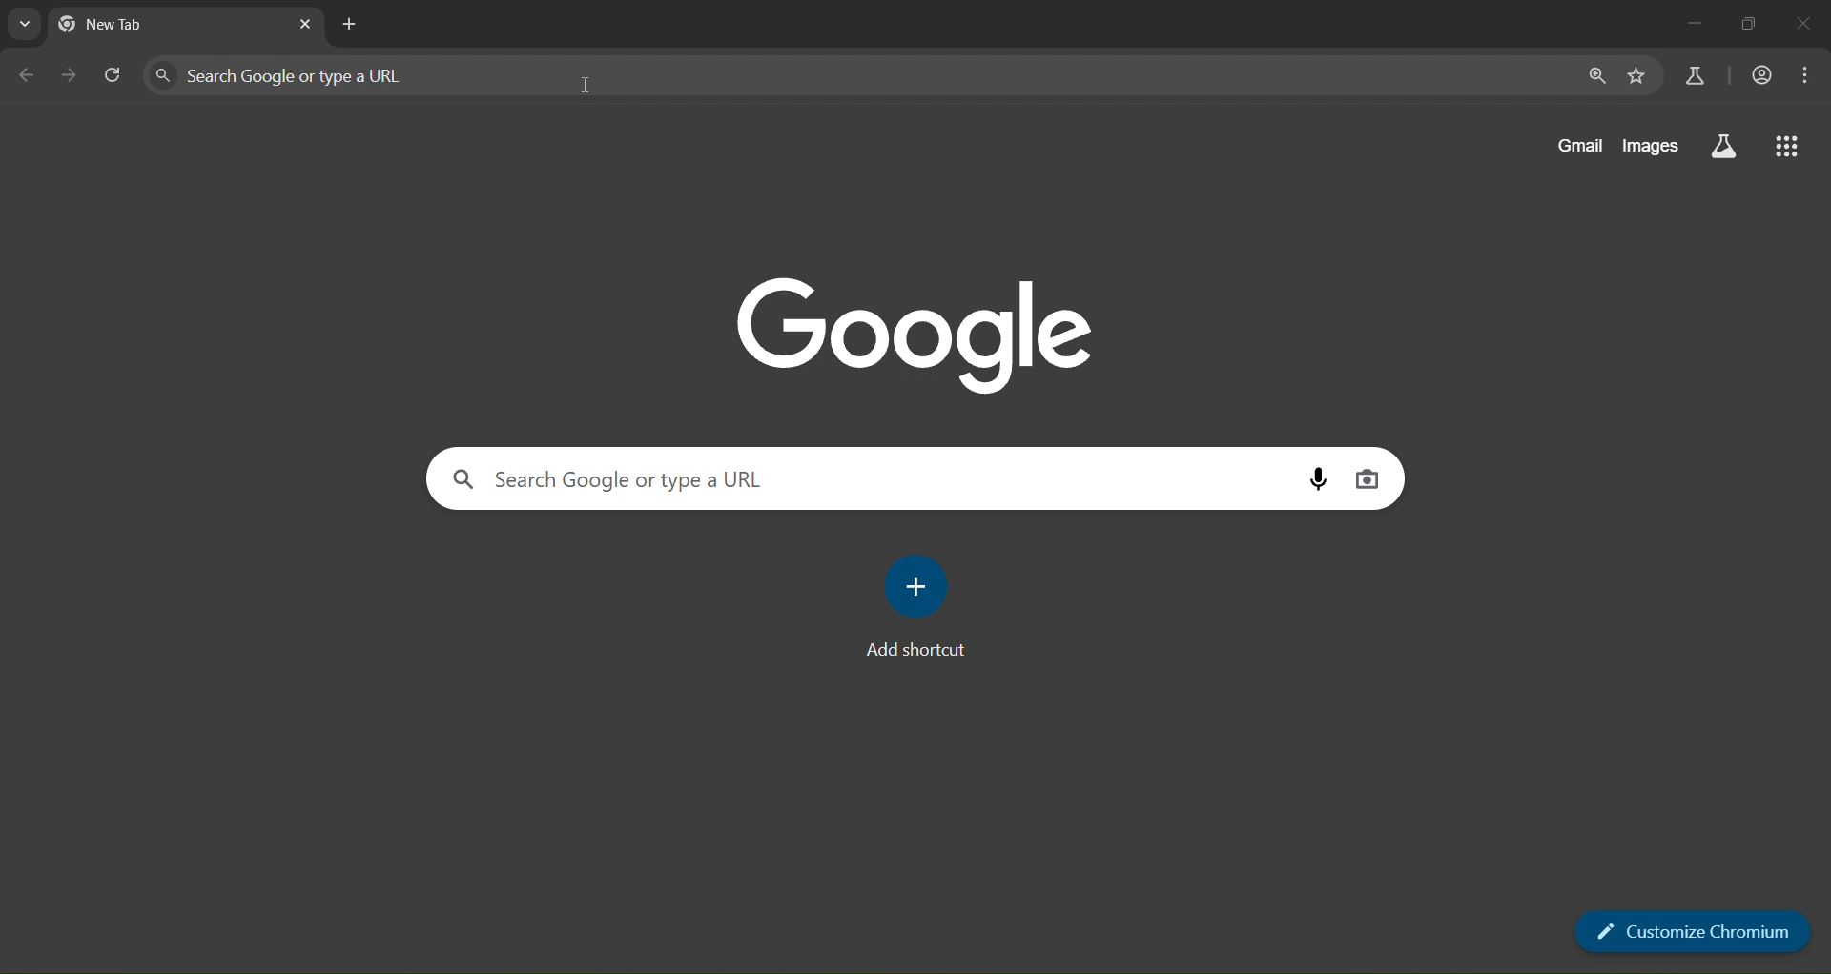  Describe the element at coordinates (583, 87) in the screenshot. I see `cursor` at that location.